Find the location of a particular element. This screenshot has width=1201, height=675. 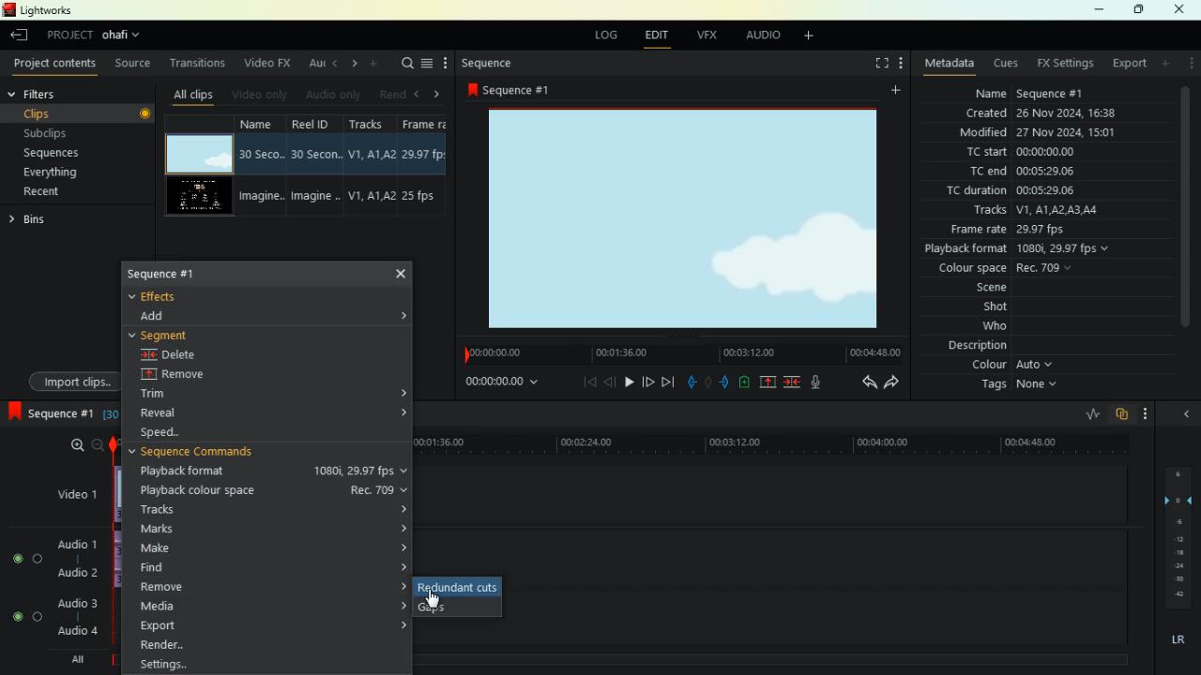

frame rate is located at coordinates (1025, 231).